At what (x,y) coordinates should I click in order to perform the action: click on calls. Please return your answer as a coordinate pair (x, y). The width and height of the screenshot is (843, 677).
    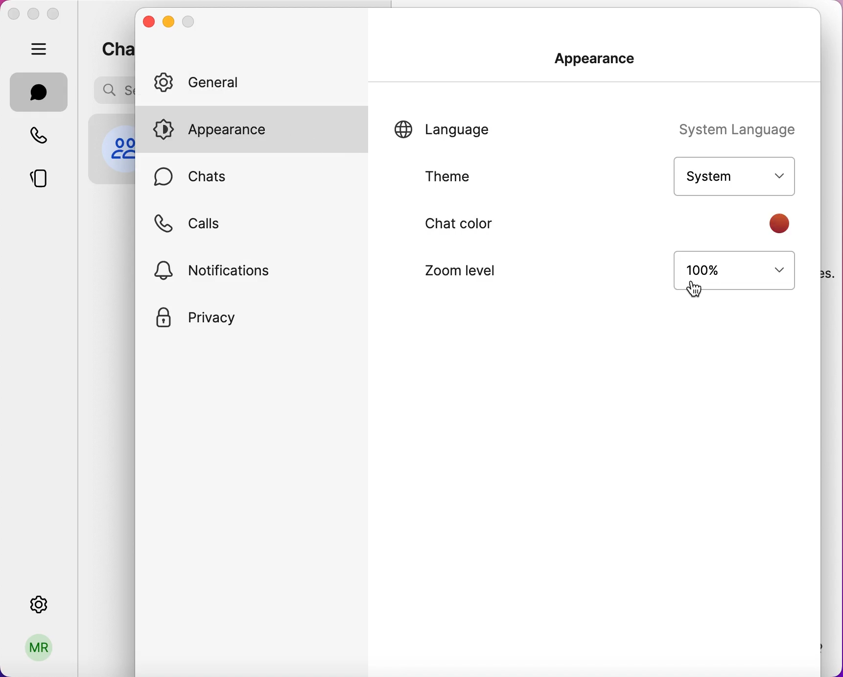
    Looking at the image, I should click on (38, 138).